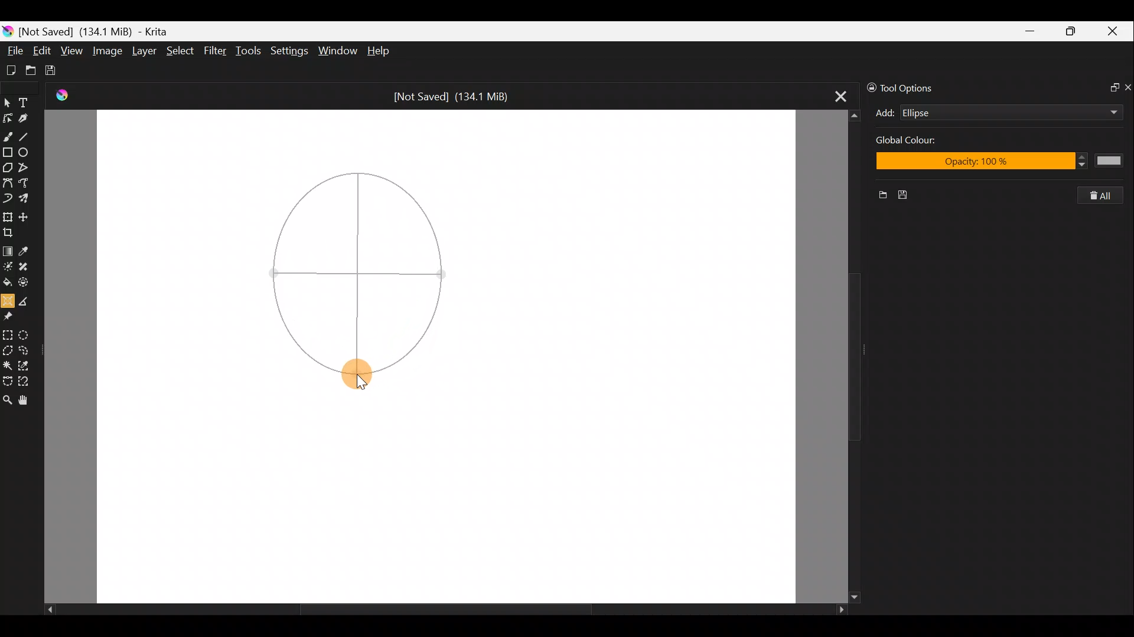 The image size is (1134, 637). What do you see at coordinates (379, 51) in the screenshot?
I see `Help` at bounding box center [379, 51].